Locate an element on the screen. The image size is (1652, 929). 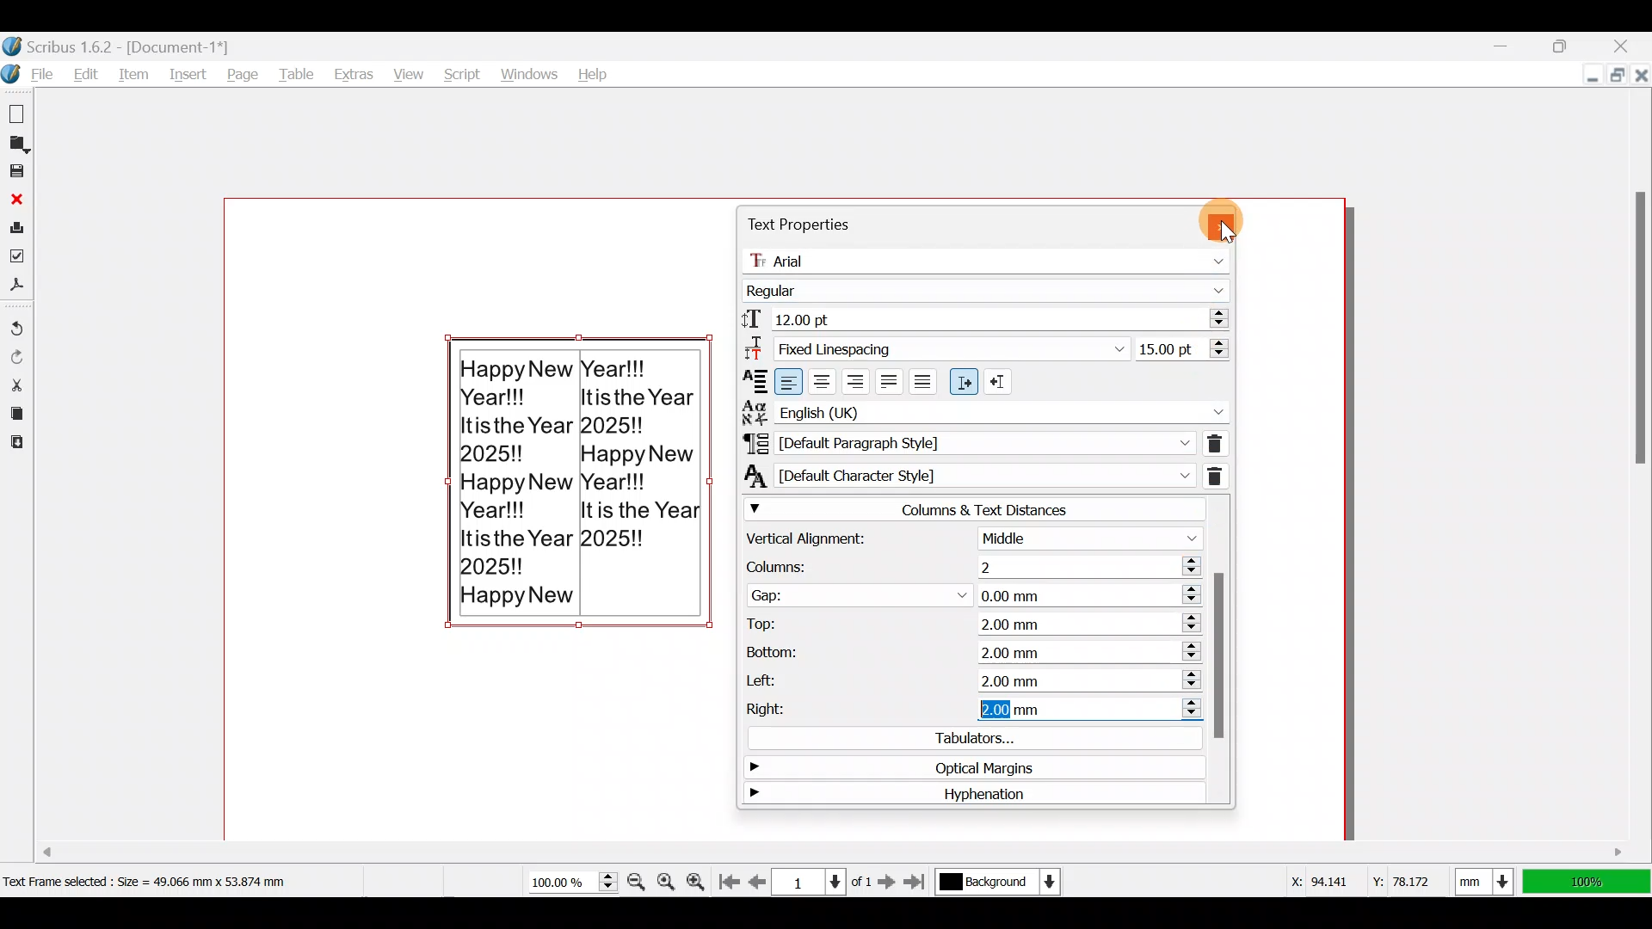
Minimize is located at coordinates (1576, 77).